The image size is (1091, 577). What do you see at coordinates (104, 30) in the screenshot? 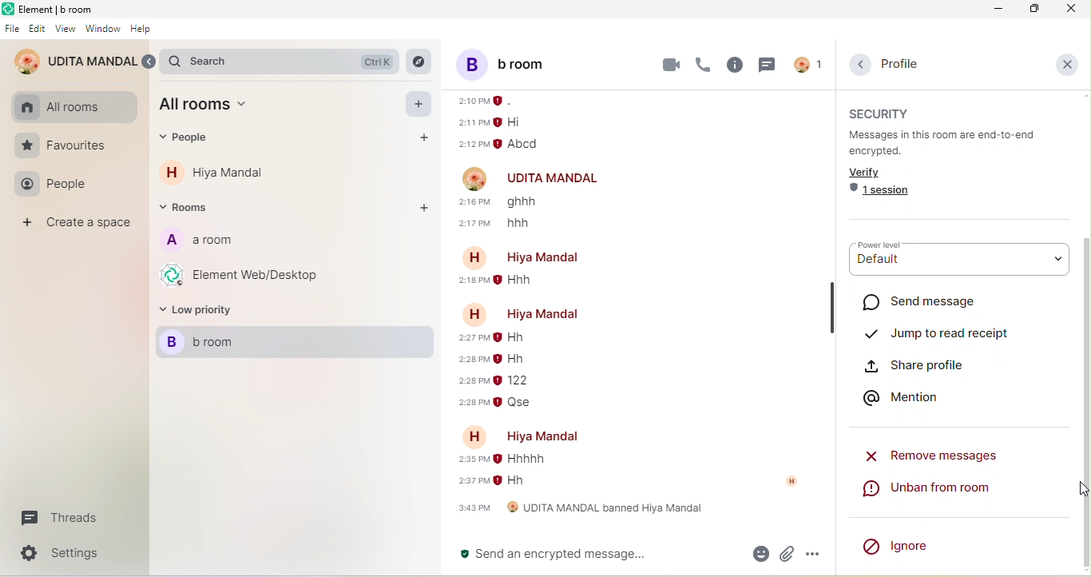
I see `window` at bounding box center [104, 30].